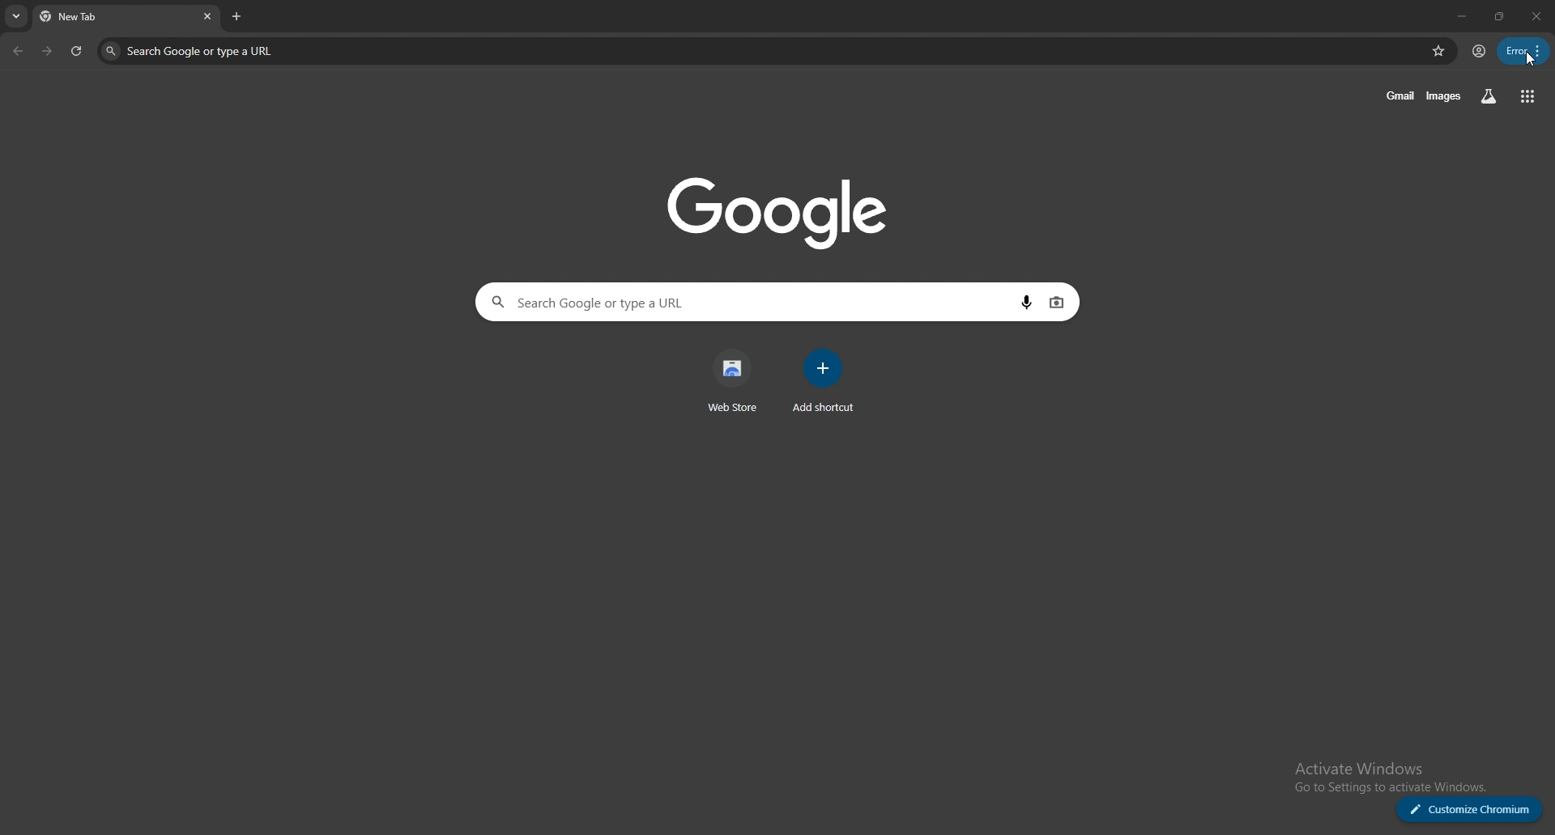 This screenshot has width=1555, height=835. What do you see at coordinates (1532, 62) in the screenshot?
I see `cursor` at bounding box center [1532, 62].